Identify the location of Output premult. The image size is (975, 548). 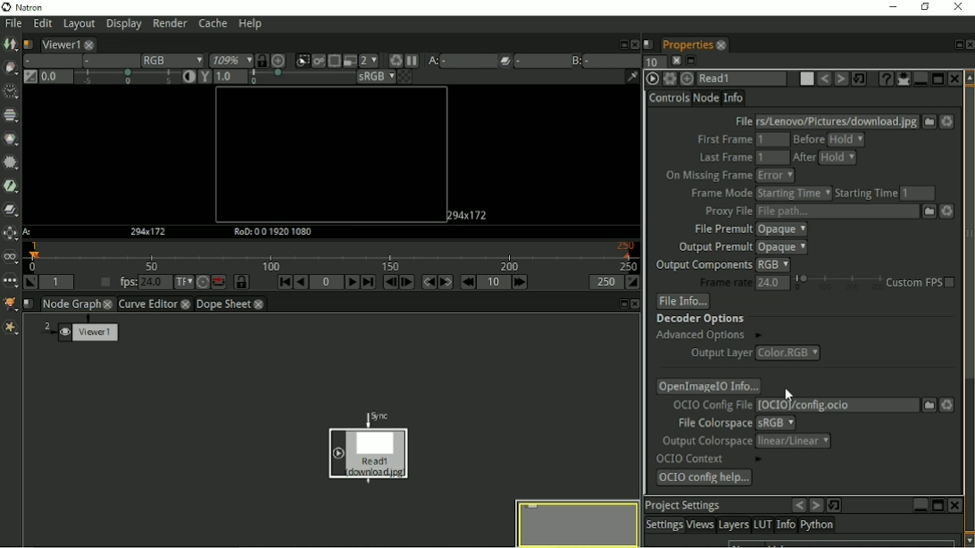
(743, 246).